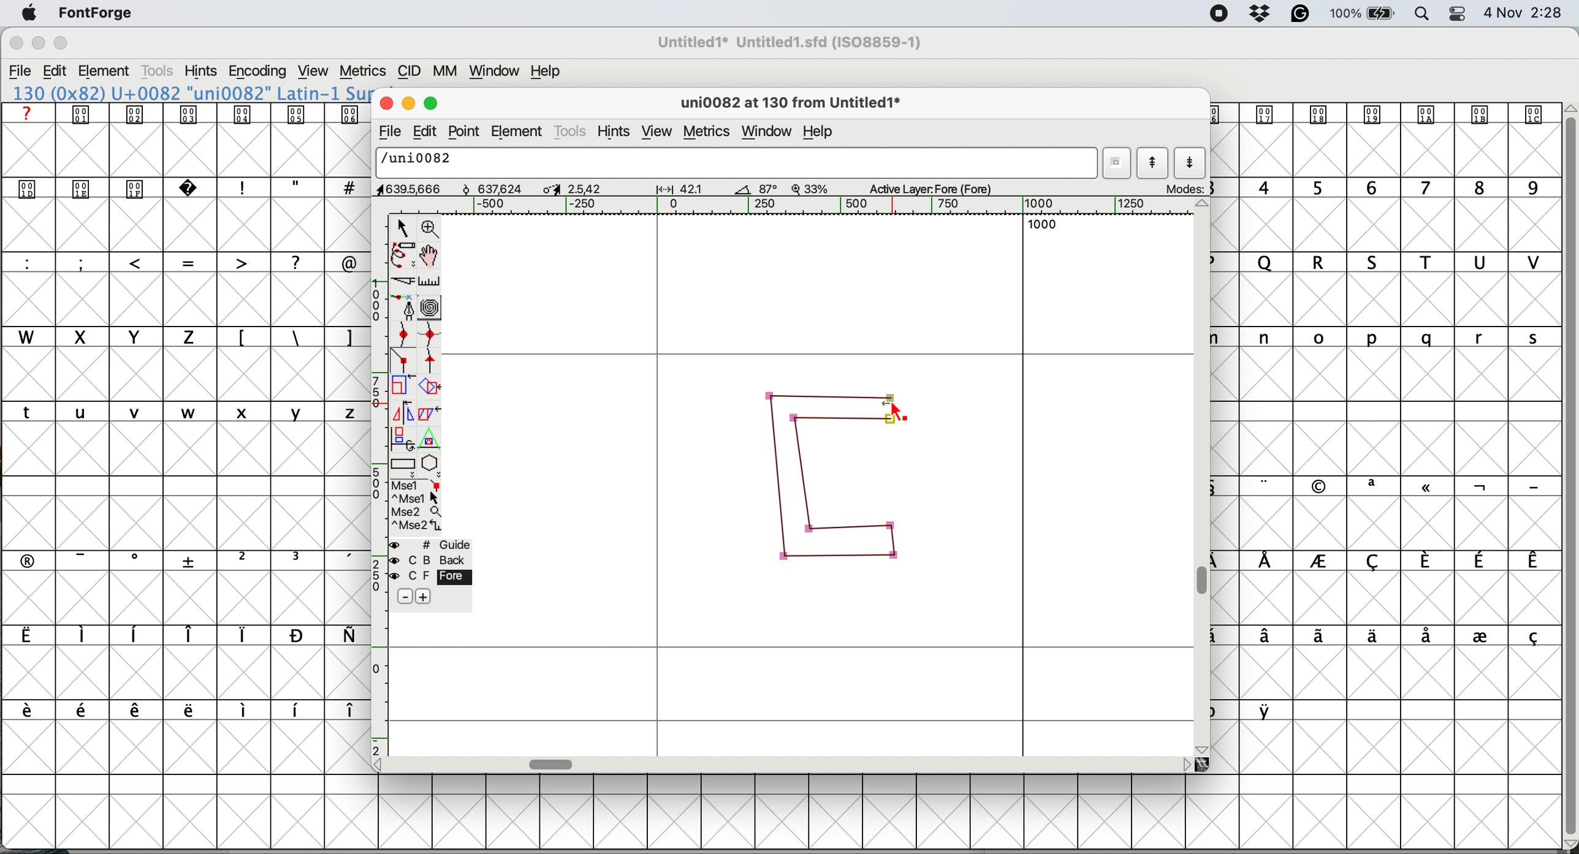  What do you see at coordinates (432, 255) in the screenshot?
I see `scroll by hand` at bounding box center [432, 255].